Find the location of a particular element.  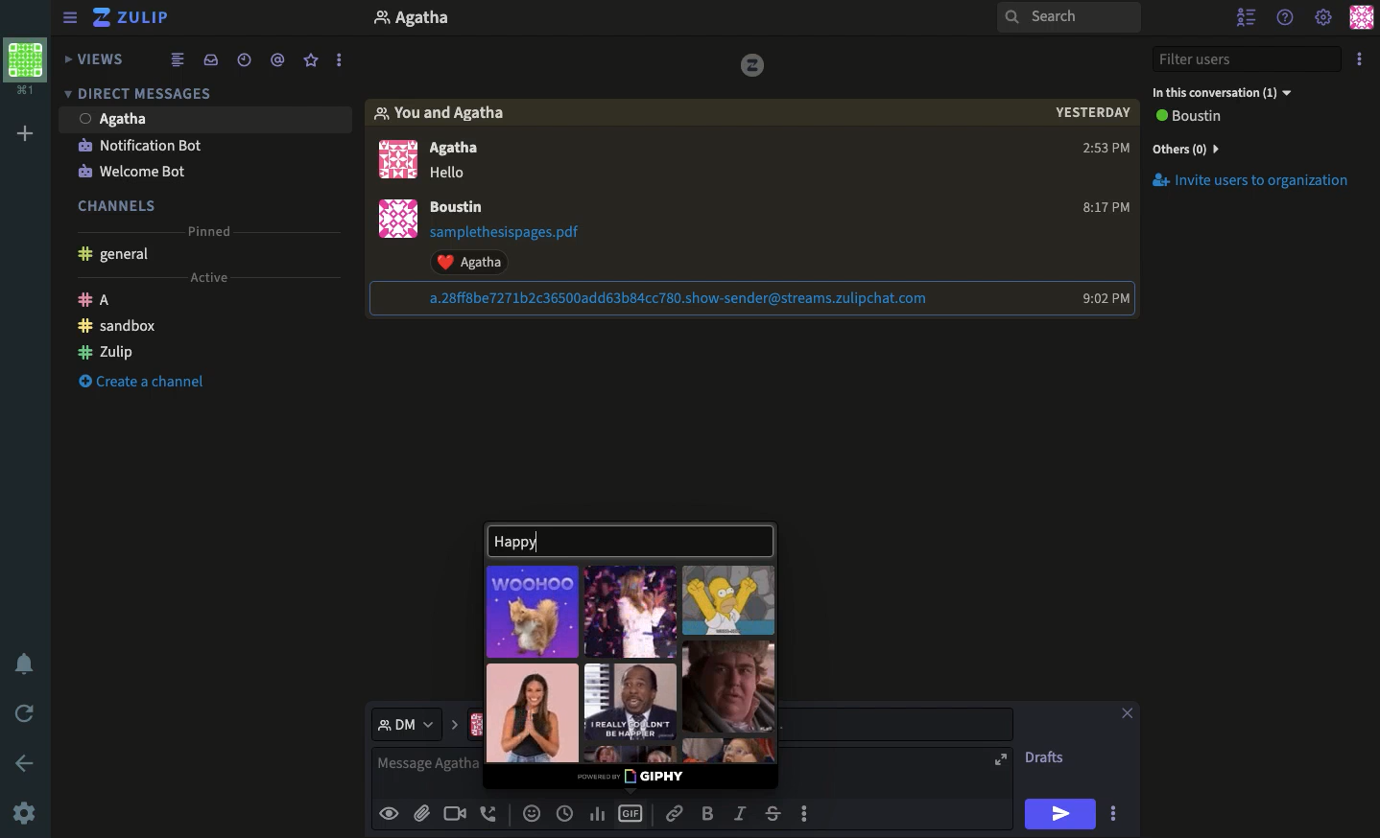

Feed is located at coordinates (183, 60).